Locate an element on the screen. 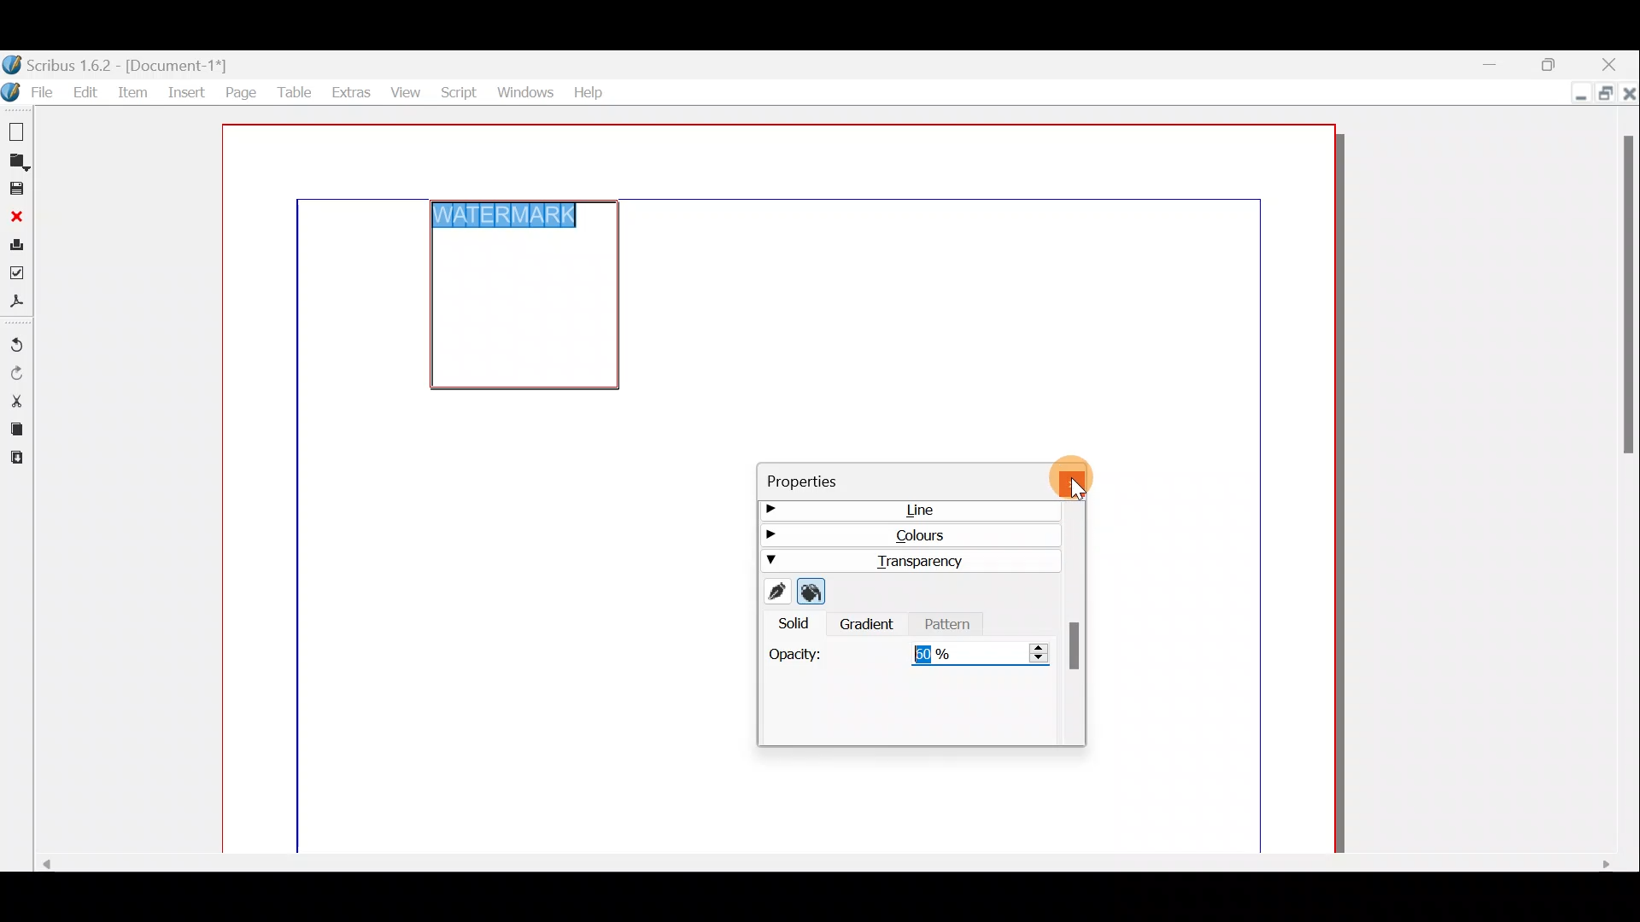 This screenshot has height=922, width=1640. Help is located at coordinates (588, 90).